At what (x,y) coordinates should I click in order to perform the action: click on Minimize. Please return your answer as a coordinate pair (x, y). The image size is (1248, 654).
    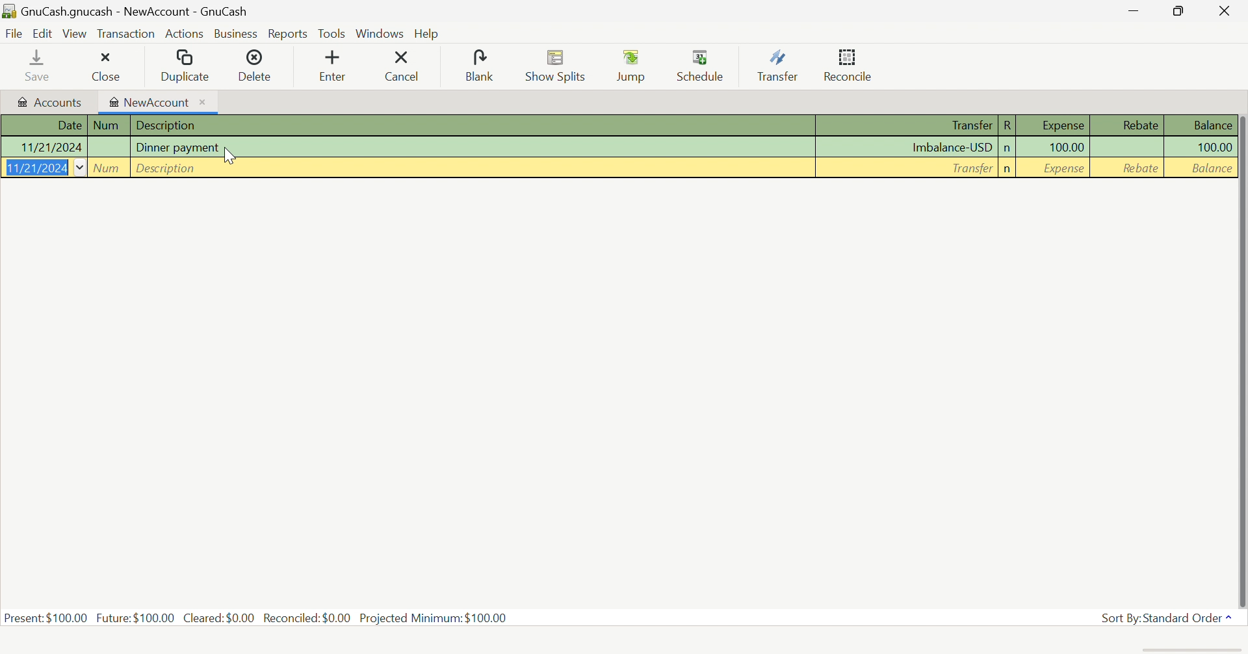
    Looking at the image, I should click on (1130, 12).